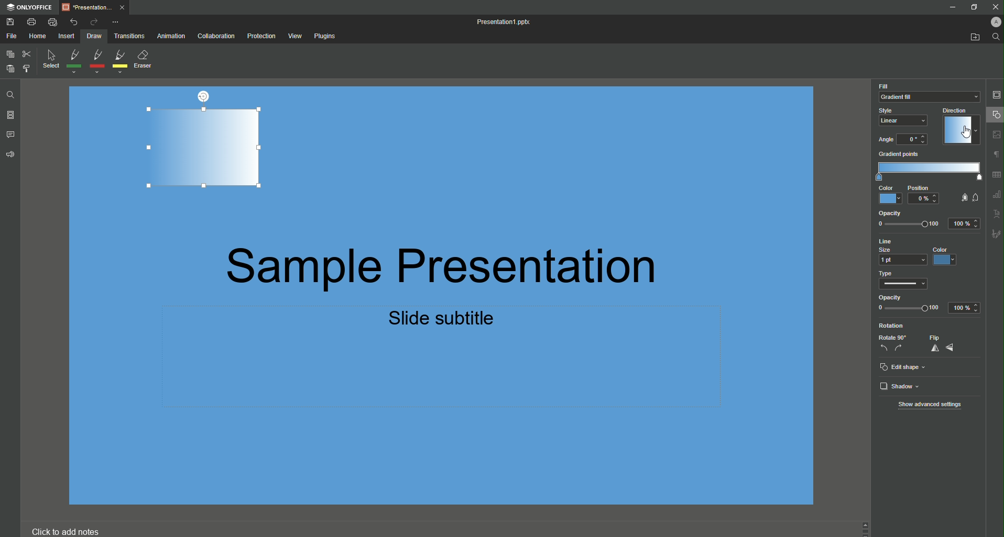  What do you see at coordinates (996, 37) in the screenshot?
I see `Find` at bounding box center [996, 37].